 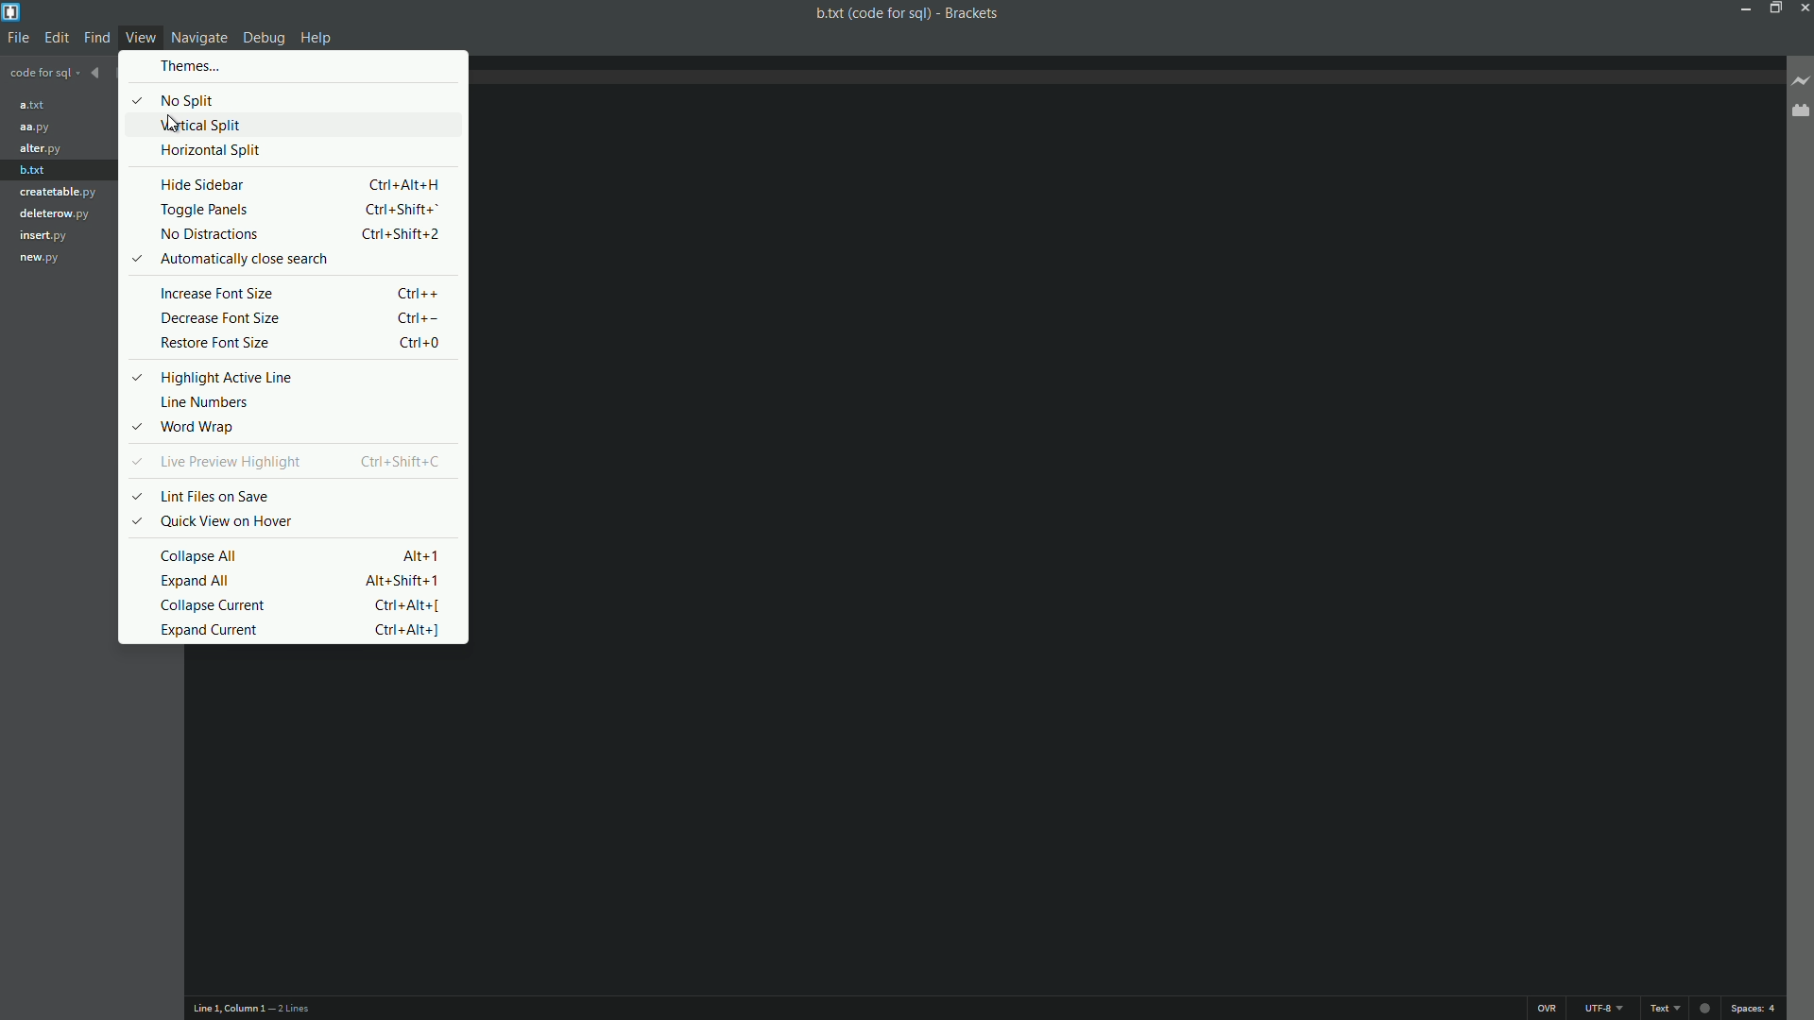 I want to click on Selected, so click(x=135, y=258).